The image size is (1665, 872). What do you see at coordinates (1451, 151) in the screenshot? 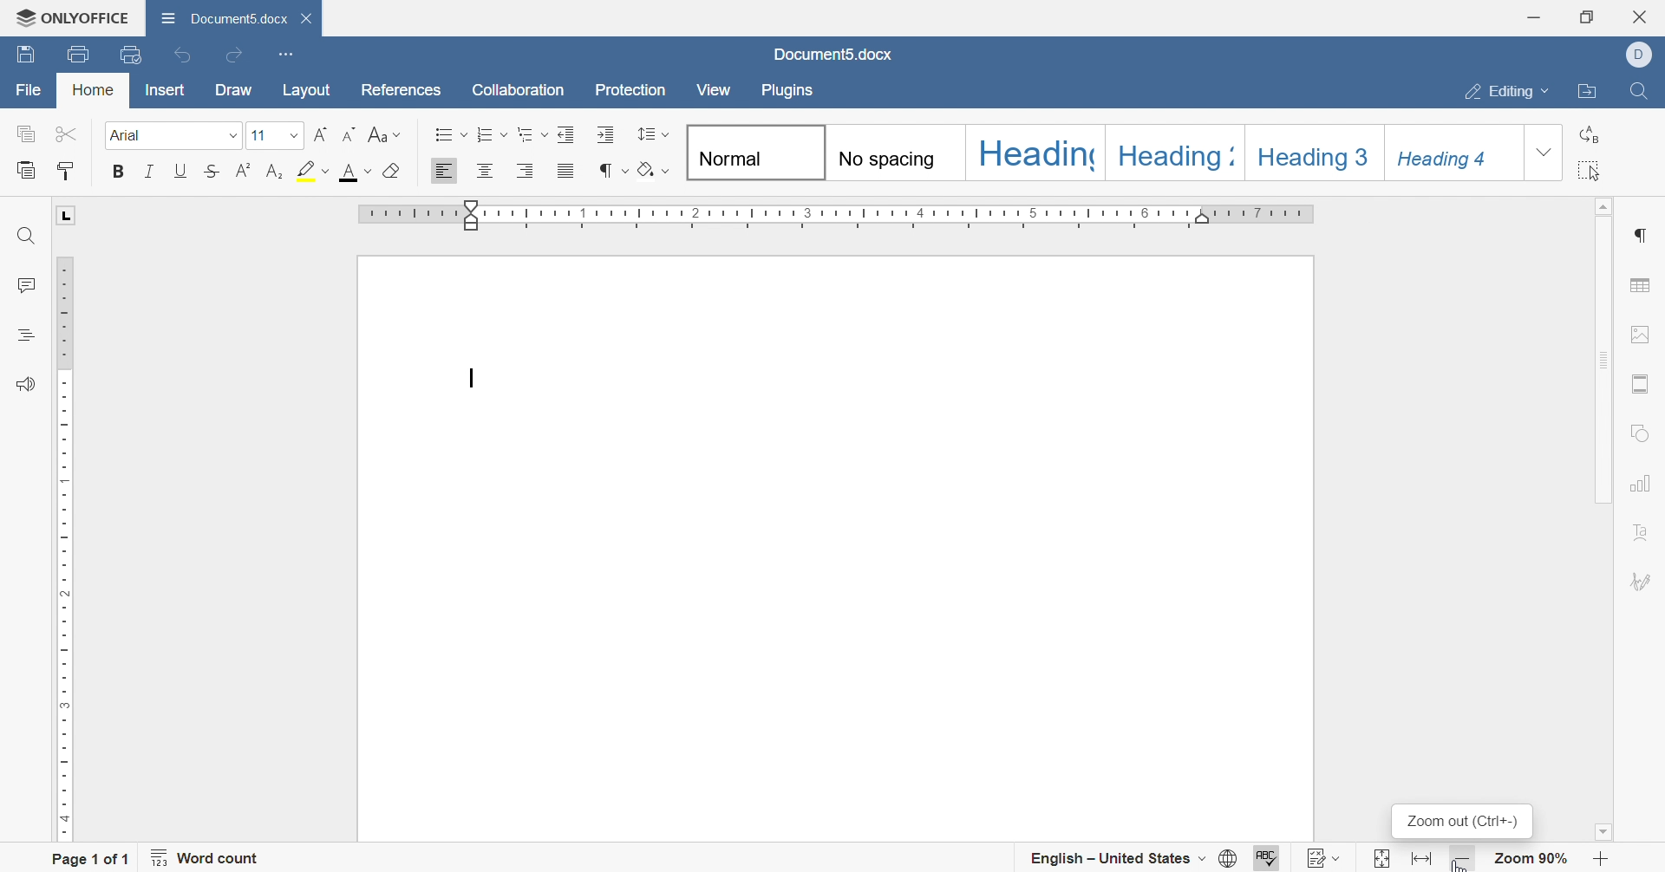
I see `Heading 4` at bounding box center [1451, 151].